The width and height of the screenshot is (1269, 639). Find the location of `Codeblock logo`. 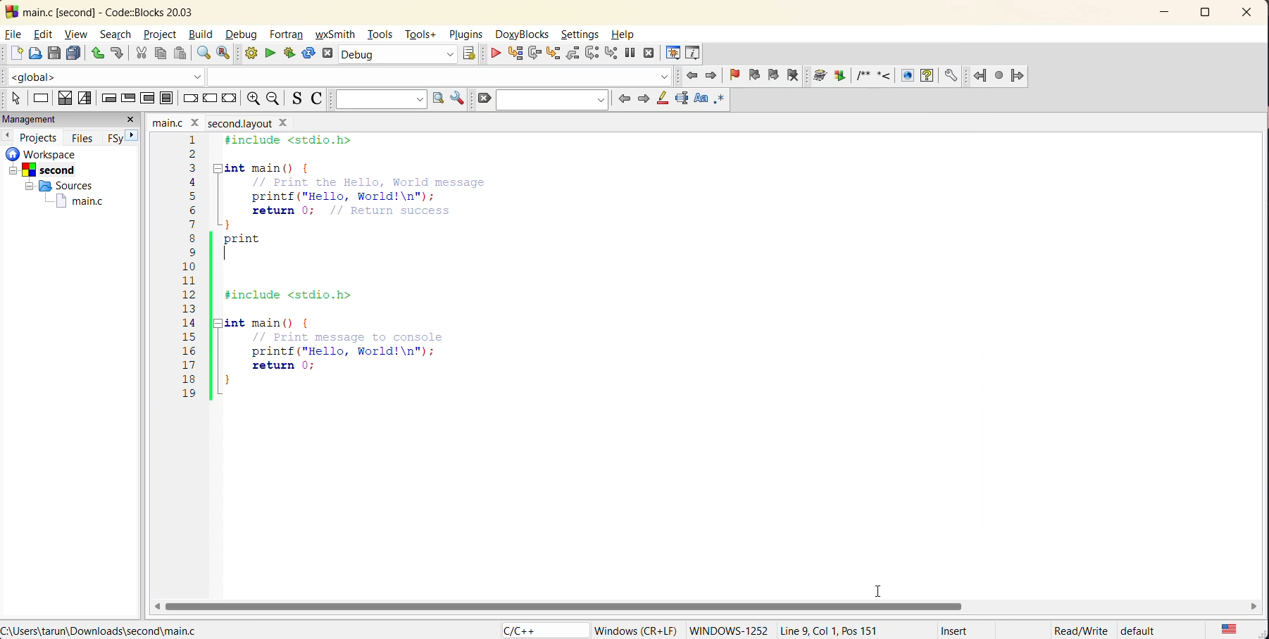

Codeblock logo is located at coordinates (11, 11).